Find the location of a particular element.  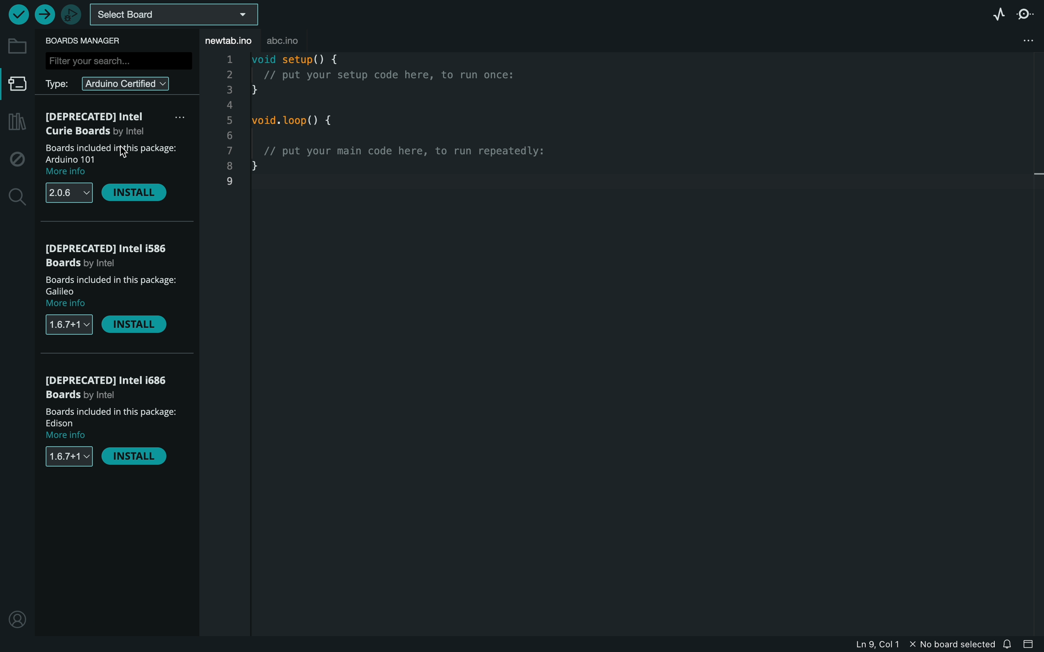

versions is located at coordinates (71, 325).